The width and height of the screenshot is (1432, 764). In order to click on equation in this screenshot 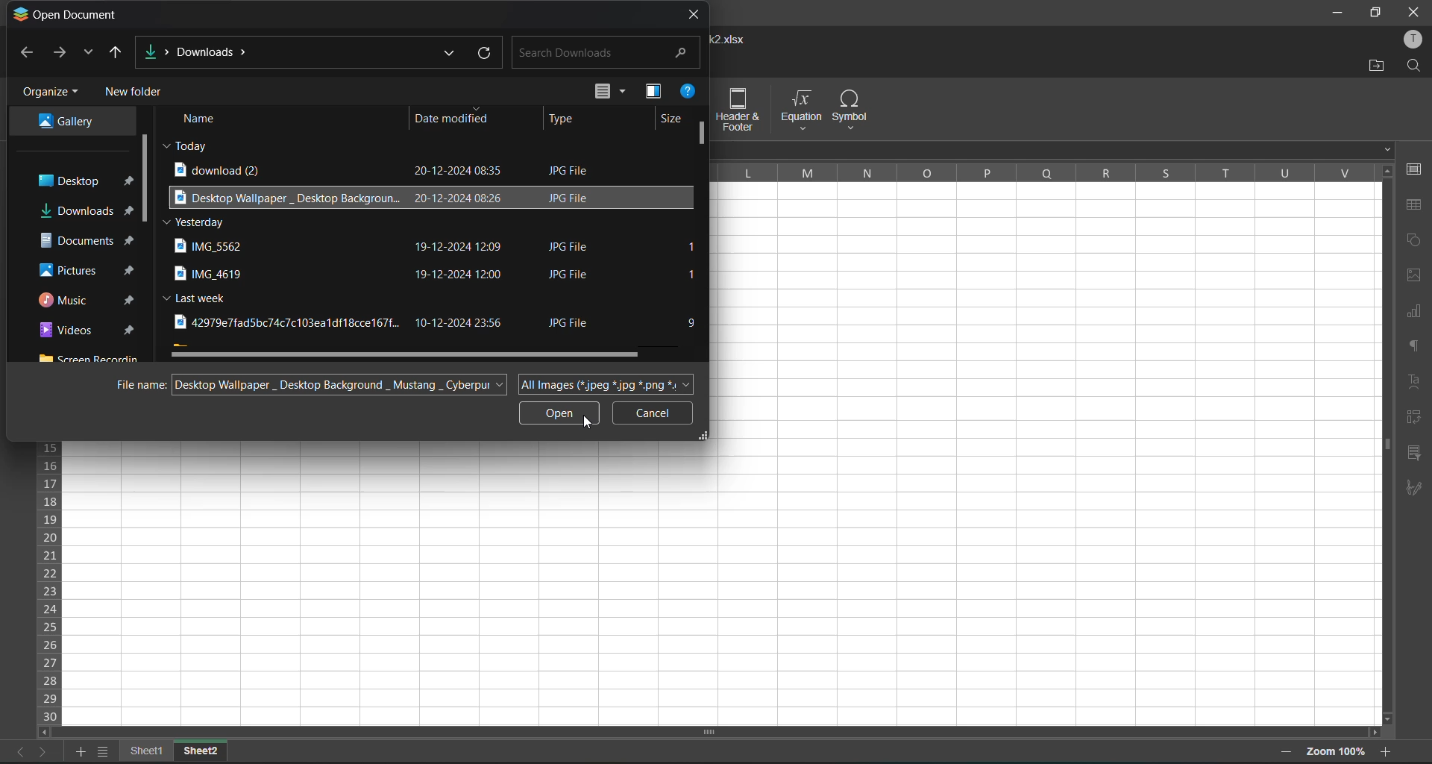, I will do `click(800, 109)`.